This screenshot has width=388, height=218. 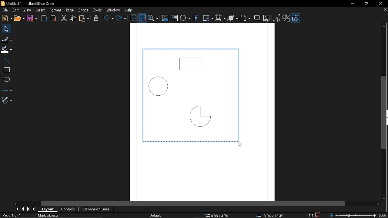 What do you see at coordinates (26, 11) in the screenshot?
I see `View` at bounding box center [26, 11].